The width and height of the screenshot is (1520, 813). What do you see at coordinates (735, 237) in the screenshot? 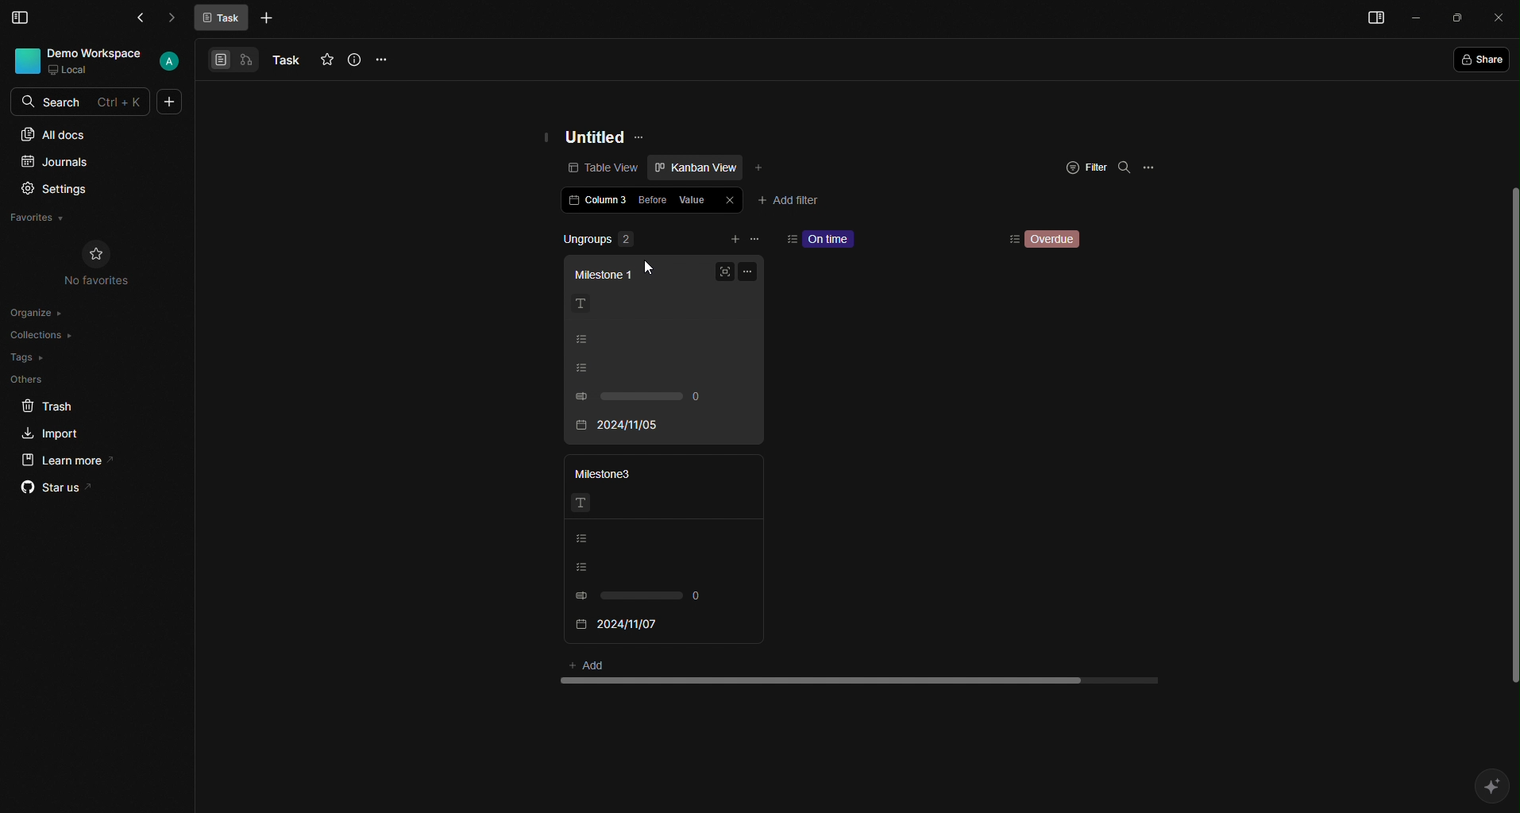
I see `add` at bounding box center [735, 237].